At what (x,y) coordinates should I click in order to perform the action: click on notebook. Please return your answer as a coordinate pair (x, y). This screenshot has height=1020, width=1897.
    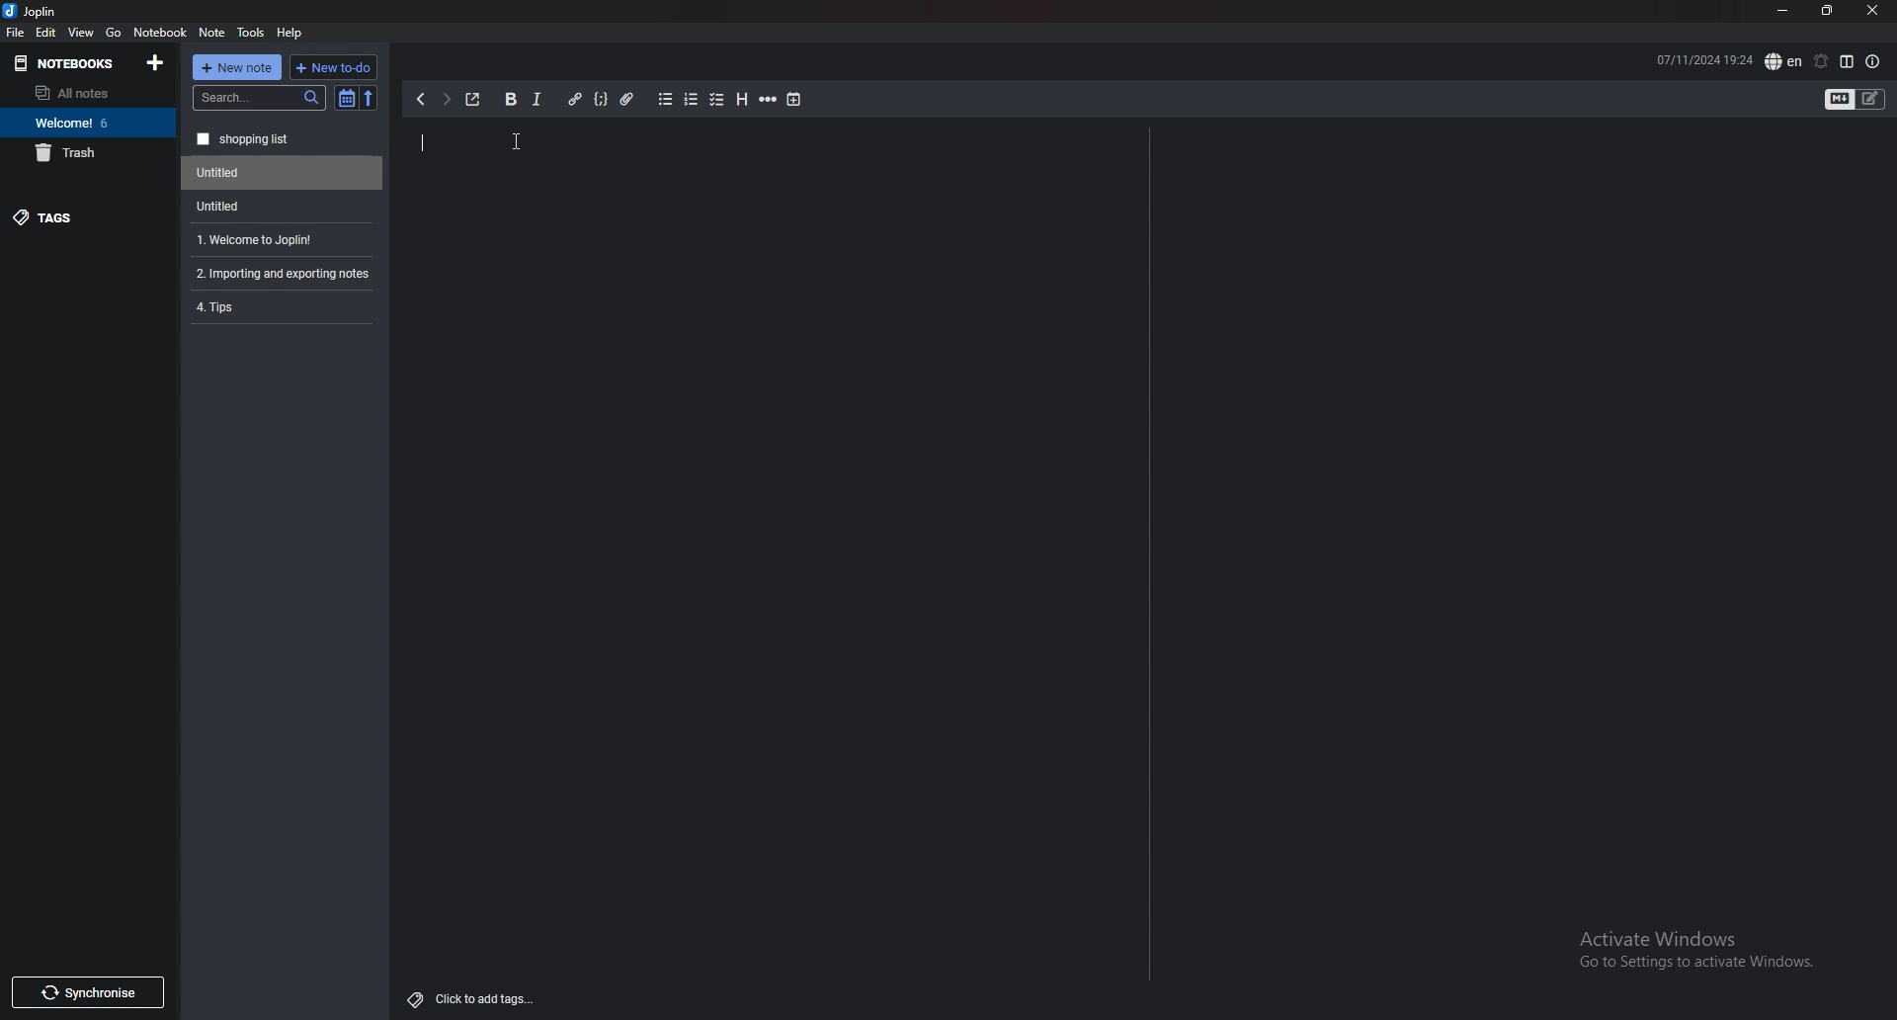
    Looking at the image, I should click on (160, 31).